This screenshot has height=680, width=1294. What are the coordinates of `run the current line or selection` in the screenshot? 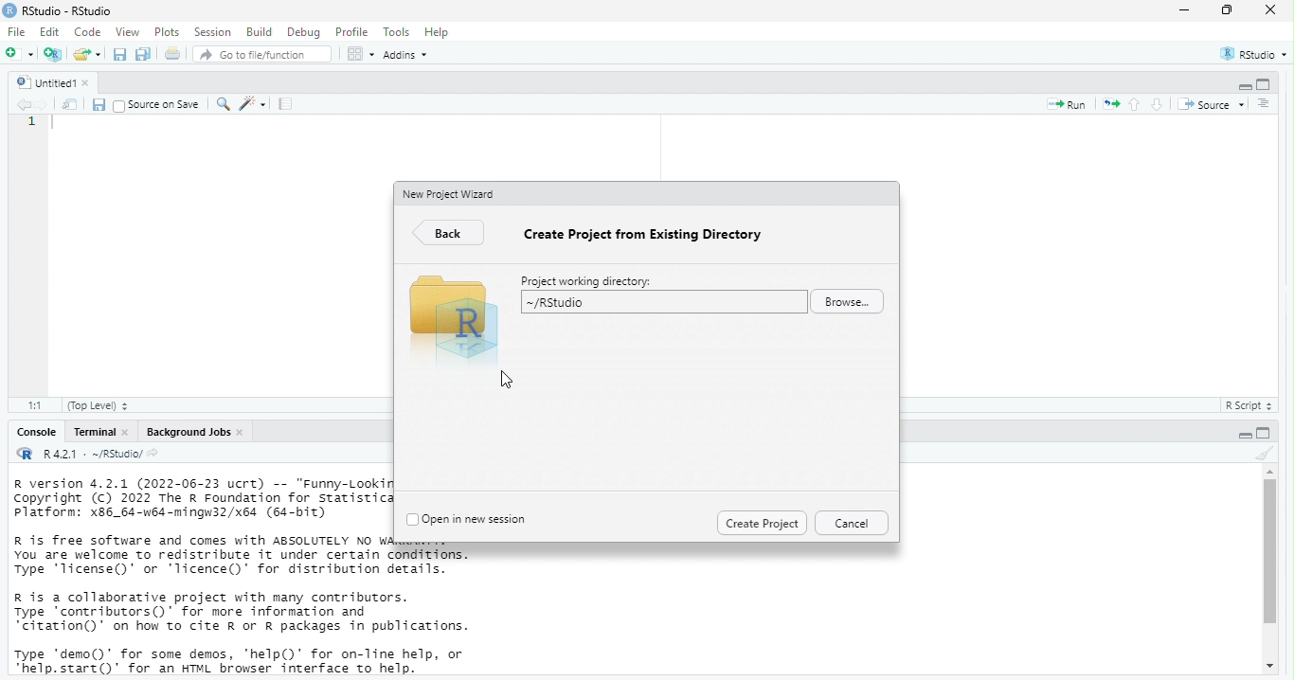 It's located at (1069, 105).